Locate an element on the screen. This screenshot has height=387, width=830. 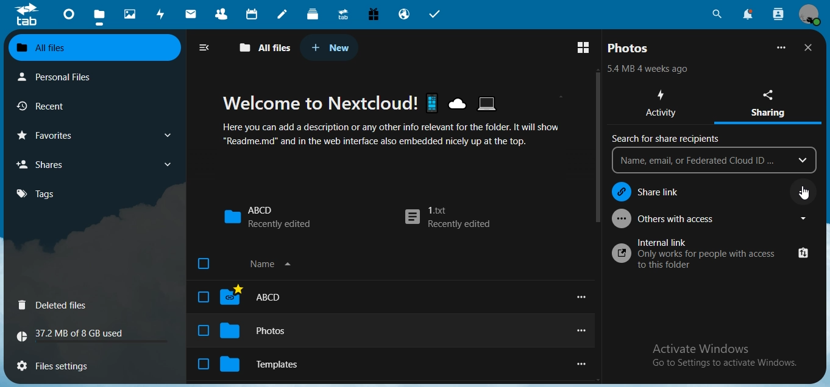
mail is located at coordinates (193, 15).